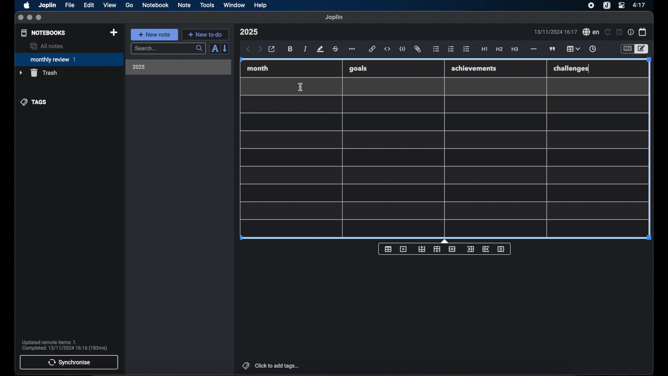 The height and width of the screenshot is (376, 668). I want to click on delete table, so click(403, 249).